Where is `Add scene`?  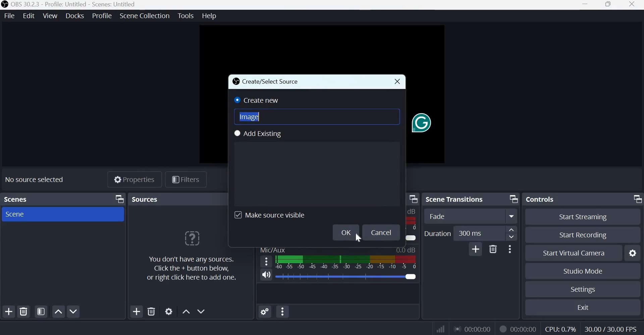 Add scene is located at coordinates (10, 311).